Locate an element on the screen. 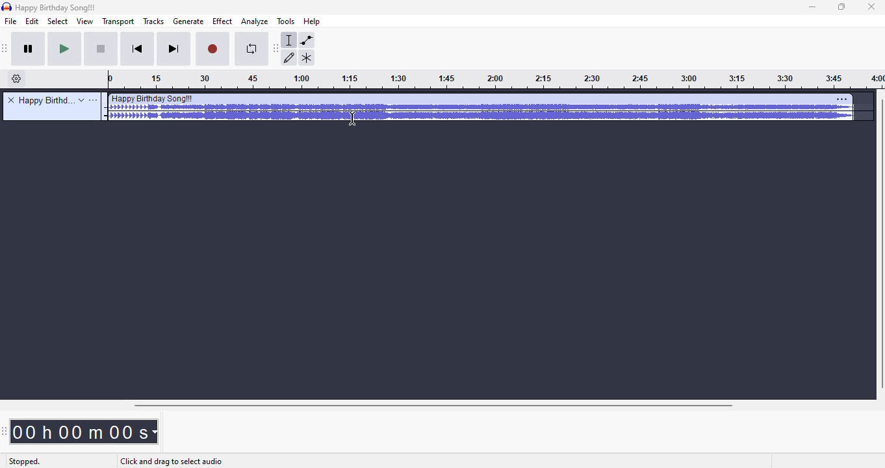 The image size is (885, 468). generate is located at coordinates (188, 21).